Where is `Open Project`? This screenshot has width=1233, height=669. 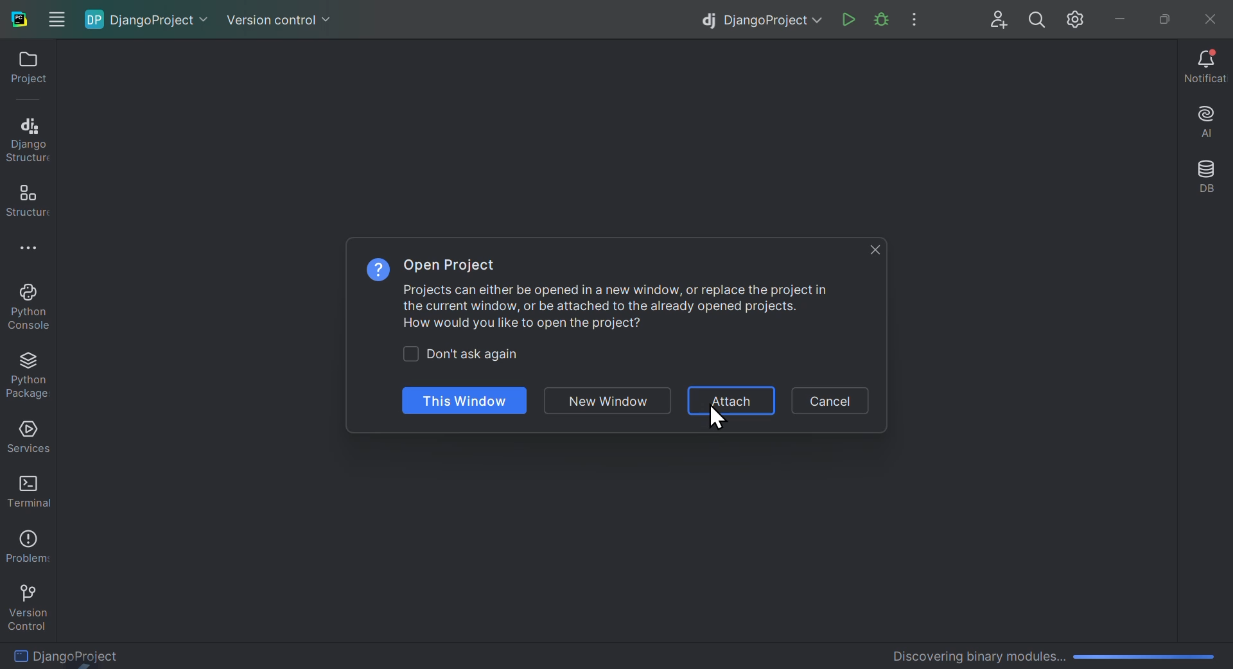
Open Project is located at coordinates (452, 266).